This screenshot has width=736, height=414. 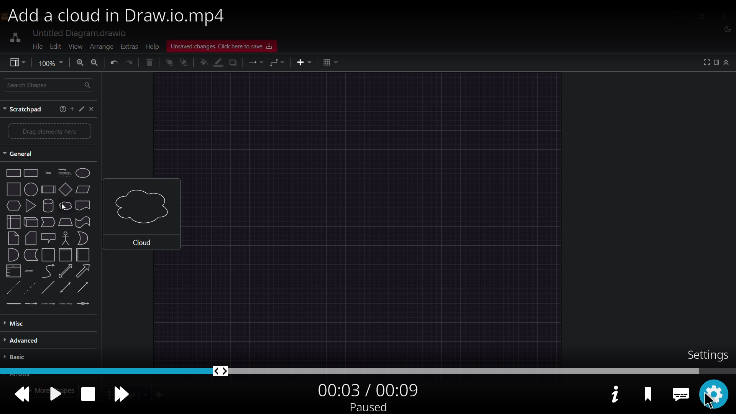 I want to click on bookmark, so click(x=647, y=394).